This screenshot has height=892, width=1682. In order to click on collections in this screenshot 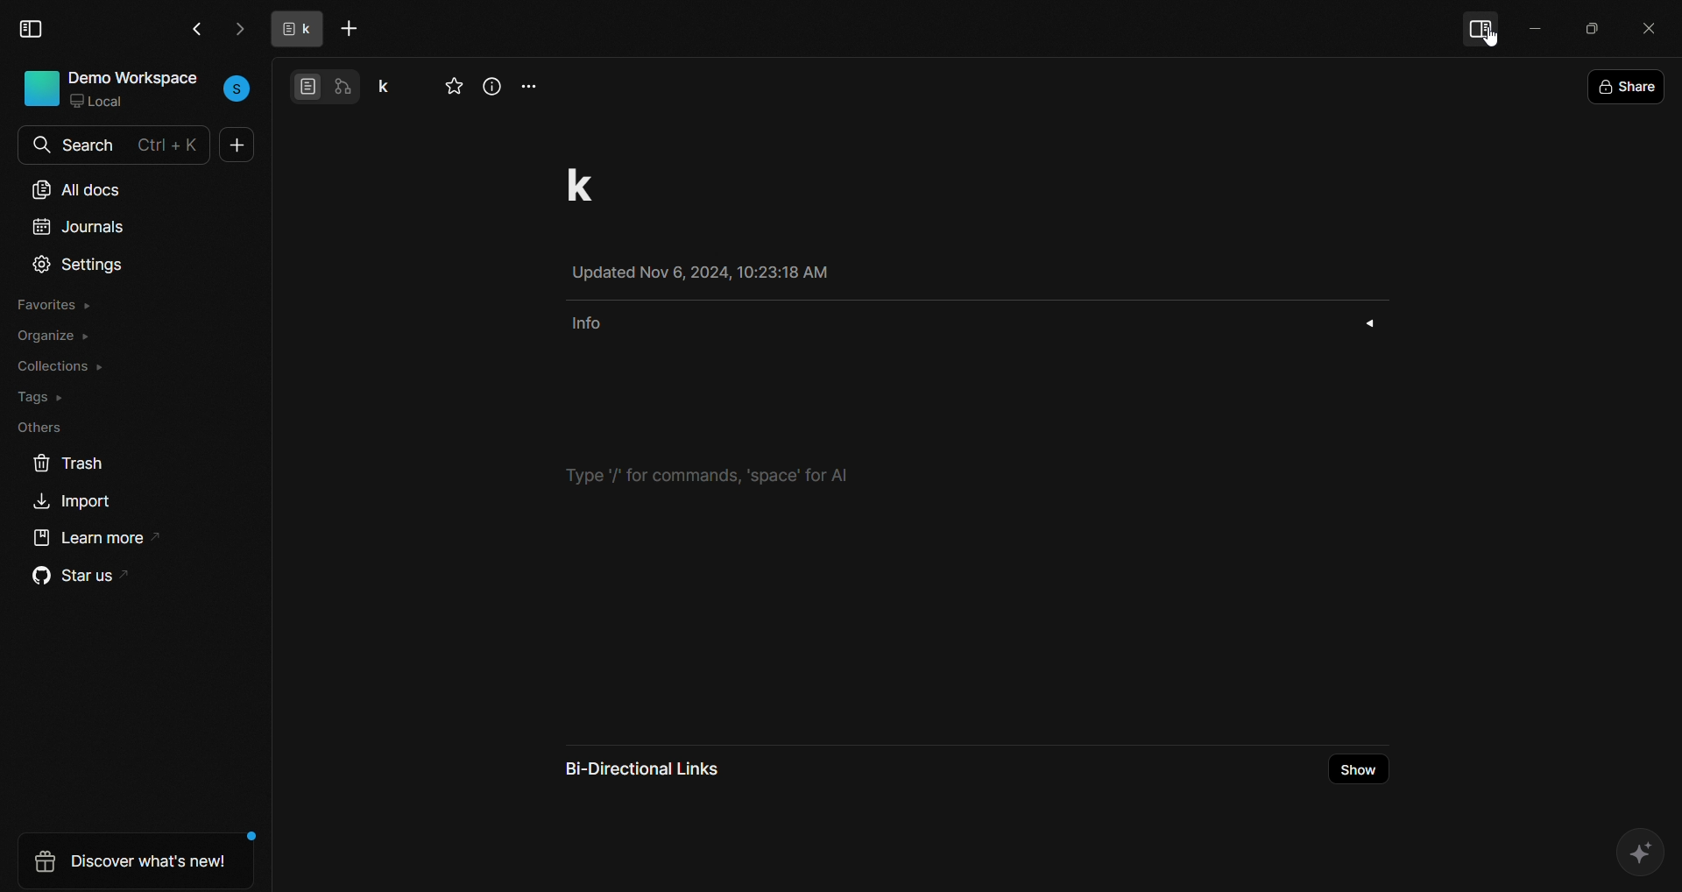, I will do `click(61, 365)`.